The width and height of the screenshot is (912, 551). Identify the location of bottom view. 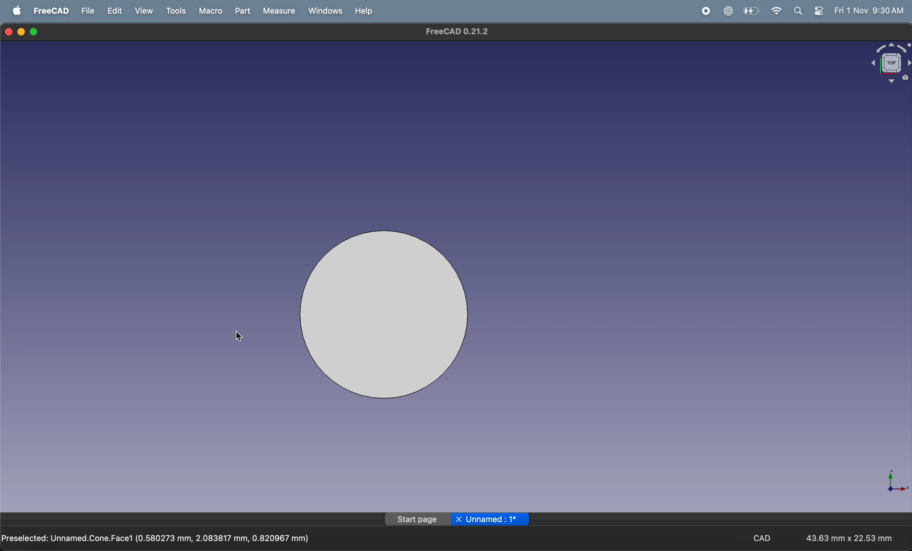
(395, 318).